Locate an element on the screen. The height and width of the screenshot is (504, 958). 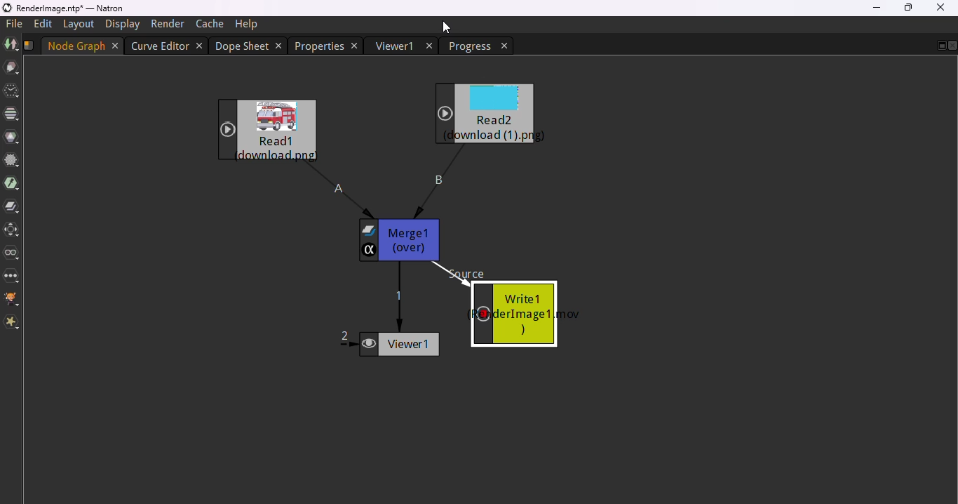
file is located at coordinates (15, 24).